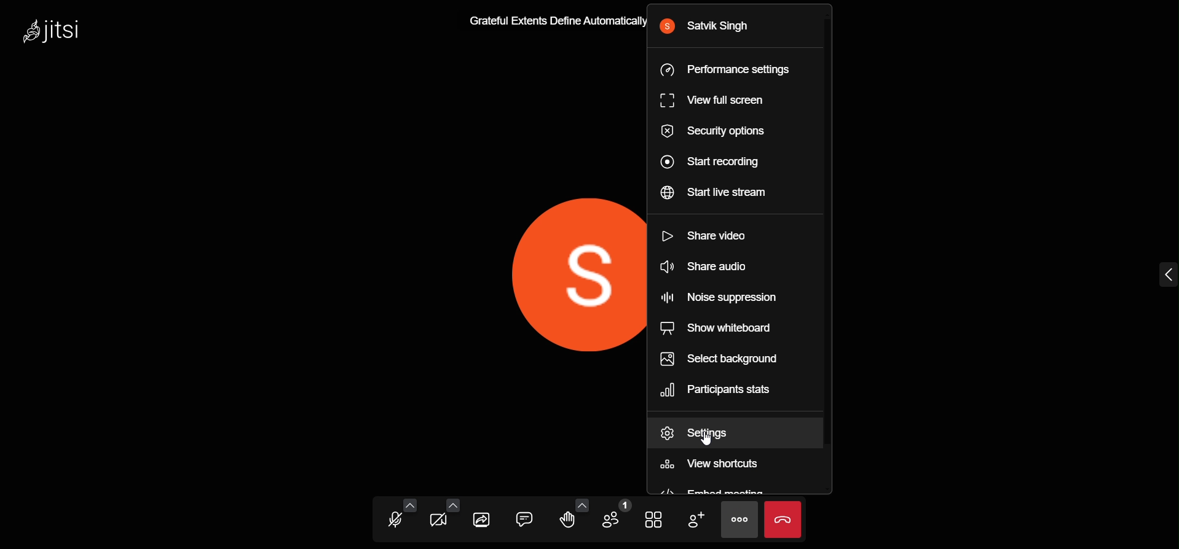 This screenshot has width=1179, height=549. I want to click on participants, so click(612, 515).